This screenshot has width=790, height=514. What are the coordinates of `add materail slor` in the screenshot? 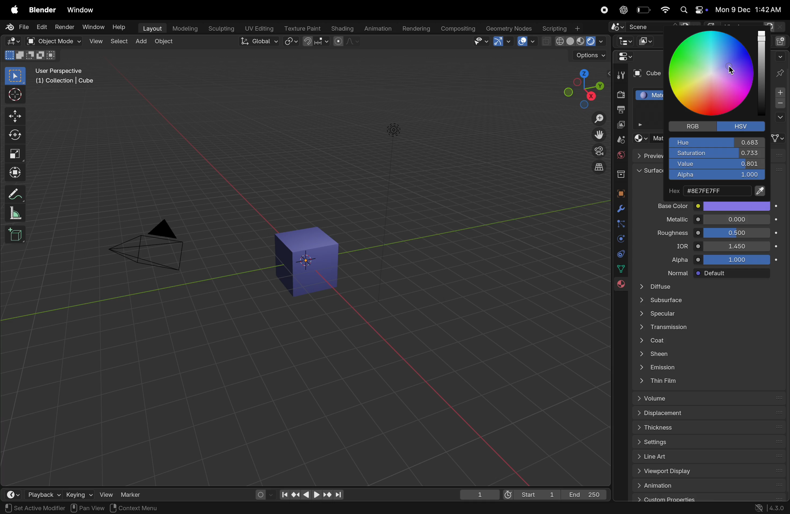 It's located at (780, 93).